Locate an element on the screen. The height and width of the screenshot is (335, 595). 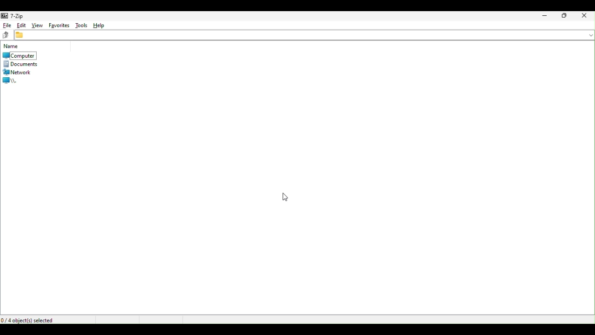
Restore is located at coordinates (564, 16).